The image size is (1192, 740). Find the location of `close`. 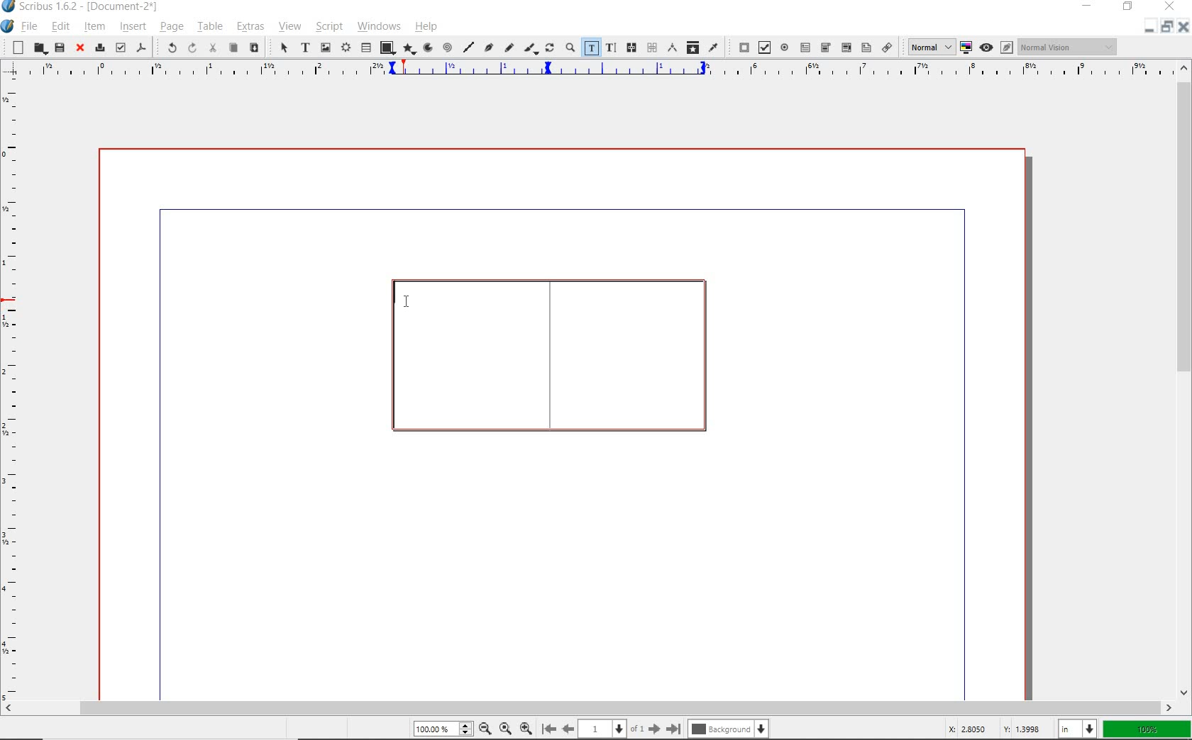

close is located at coordinates (79, 48).